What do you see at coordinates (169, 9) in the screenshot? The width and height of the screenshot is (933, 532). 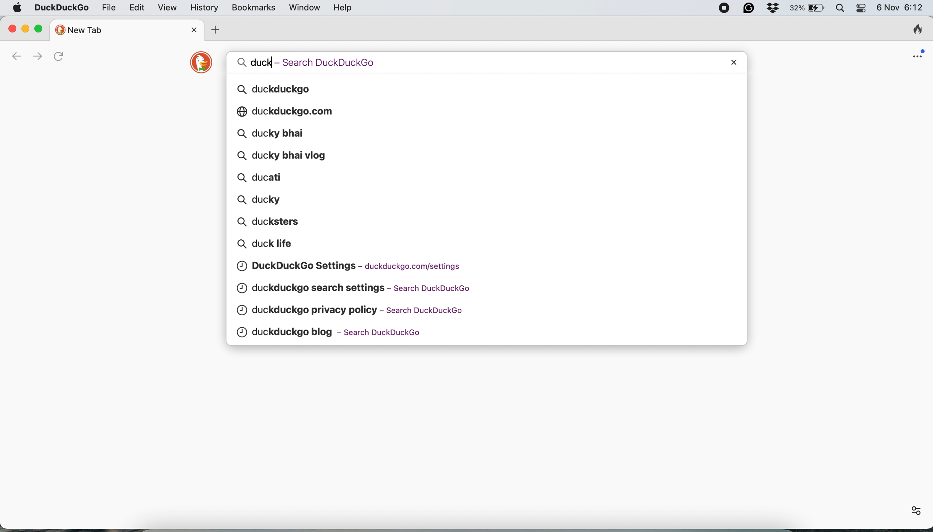 I see `view` at bounding box center [169, 9].